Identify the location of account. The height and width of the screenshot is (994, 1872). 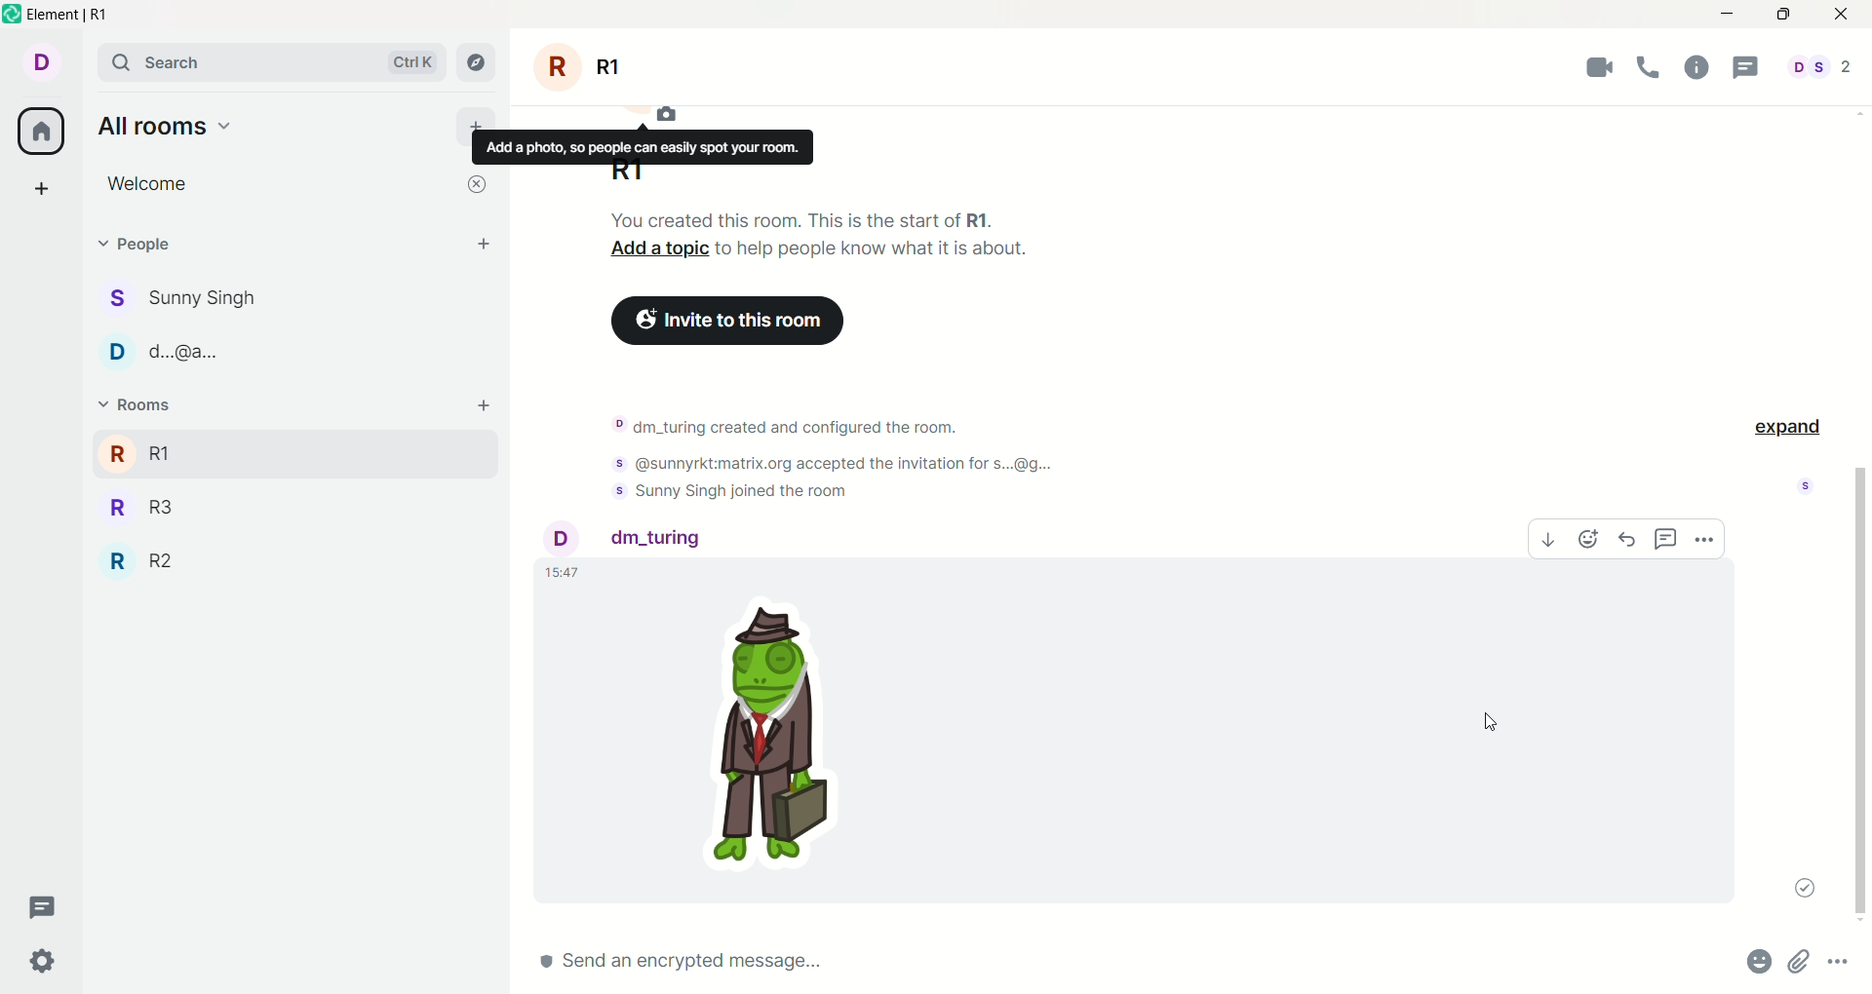
(631, 540).